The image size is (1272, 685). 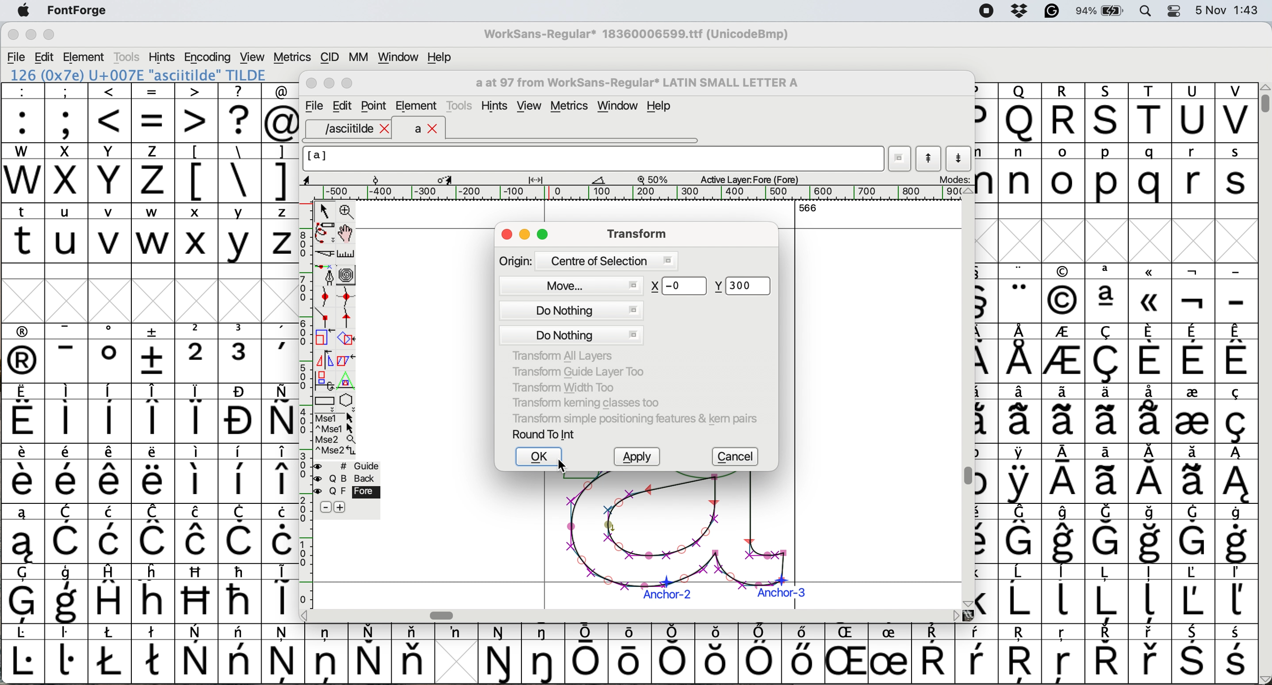 I want to click on zoom scale, so click(x=656, y=179).